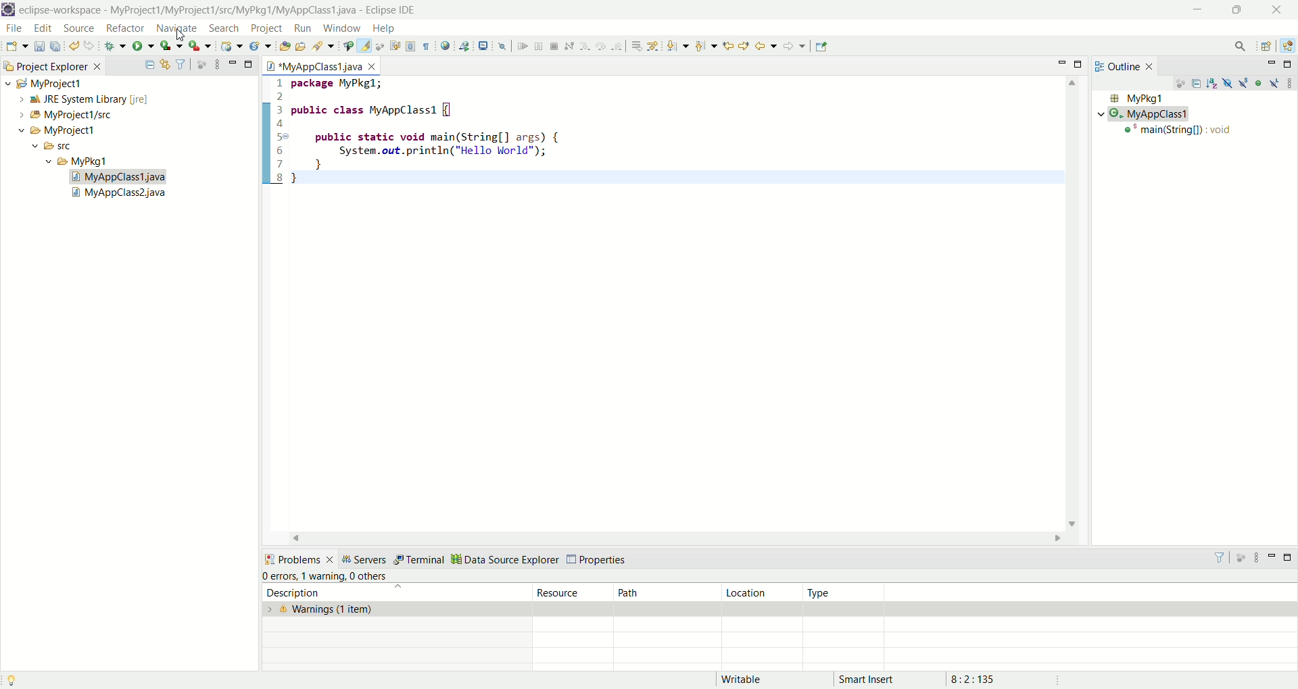  I want to click on focus on active task, so click(1179, 84).